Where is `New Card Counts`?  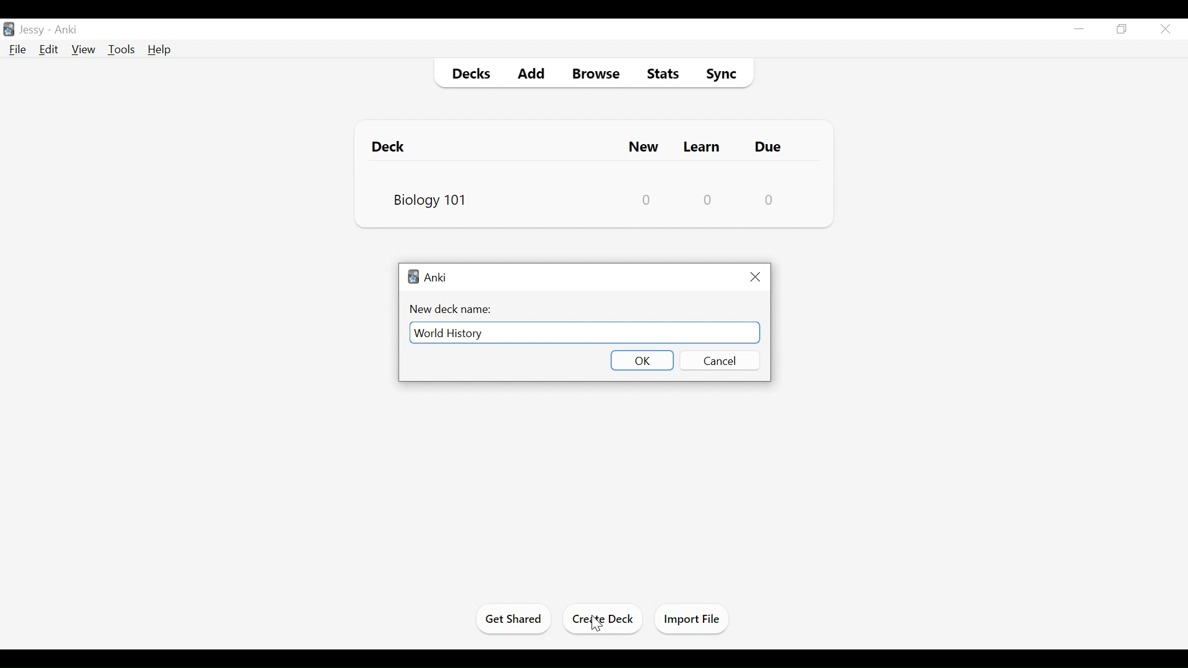
New Card Counts is located at coordinates (648, 199).